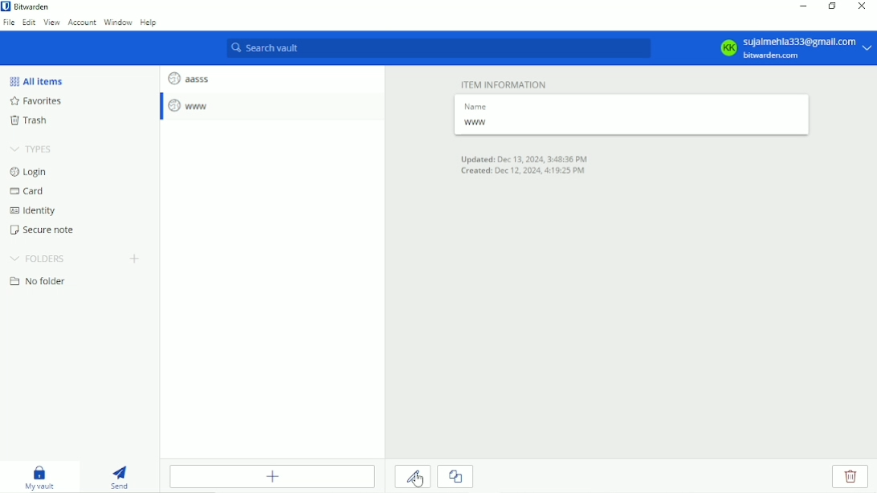 The width and height of the screenshot is (877, 493). What do you see at coordinates (137, 259) in the screenshot?
I see `Create folder` at bounding box center [137, 259].